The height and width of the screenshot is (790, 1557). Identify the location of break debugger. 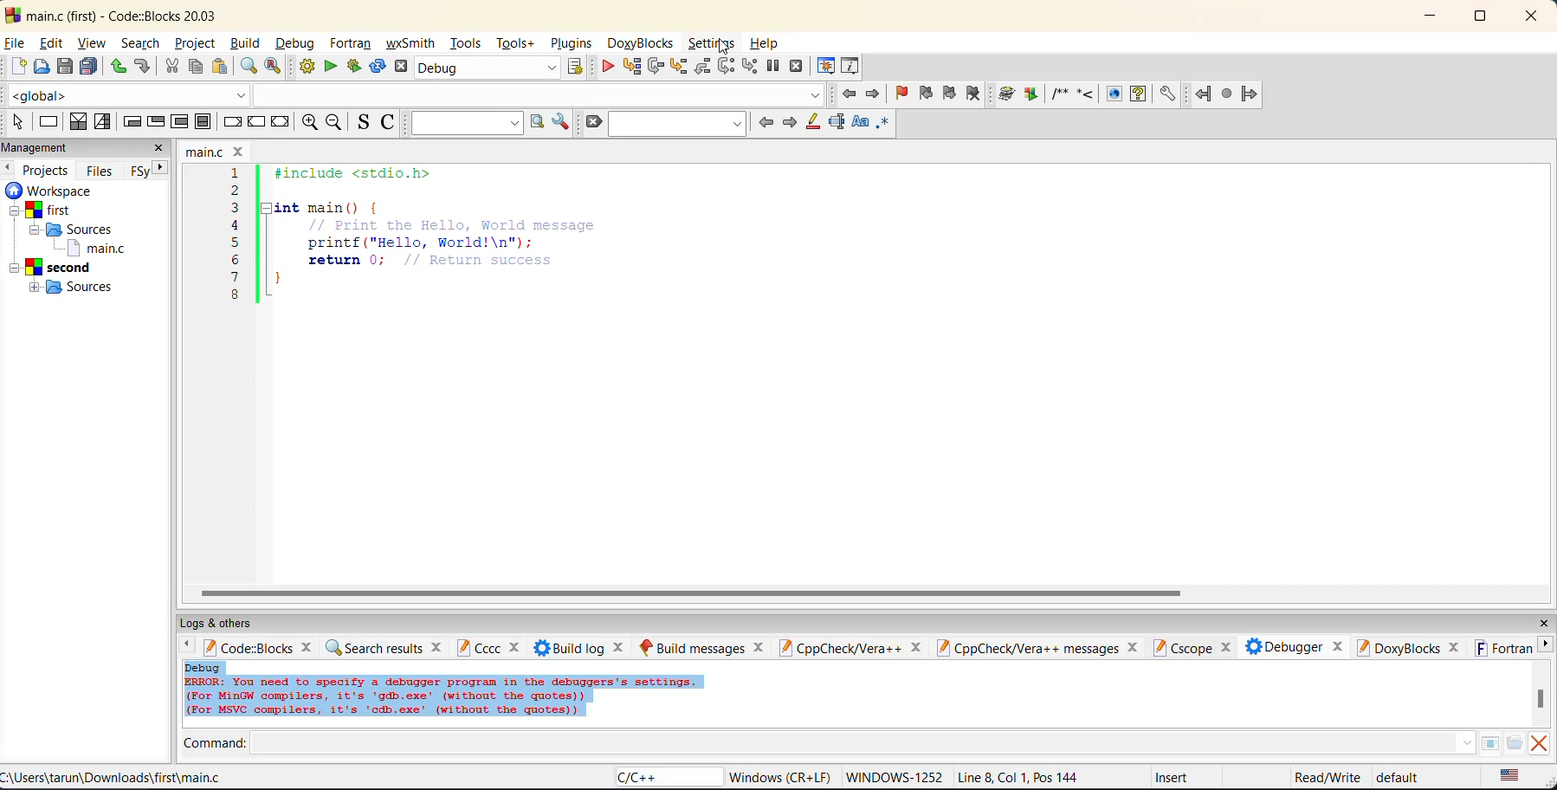
(774, 66).